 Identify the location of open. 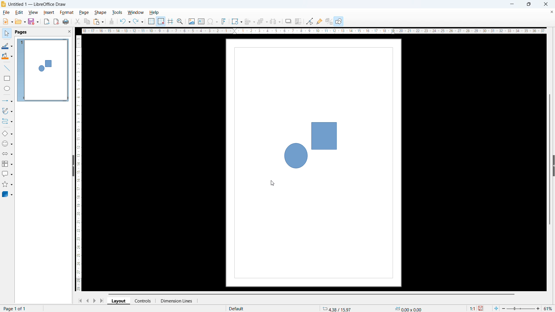
(20, 22).